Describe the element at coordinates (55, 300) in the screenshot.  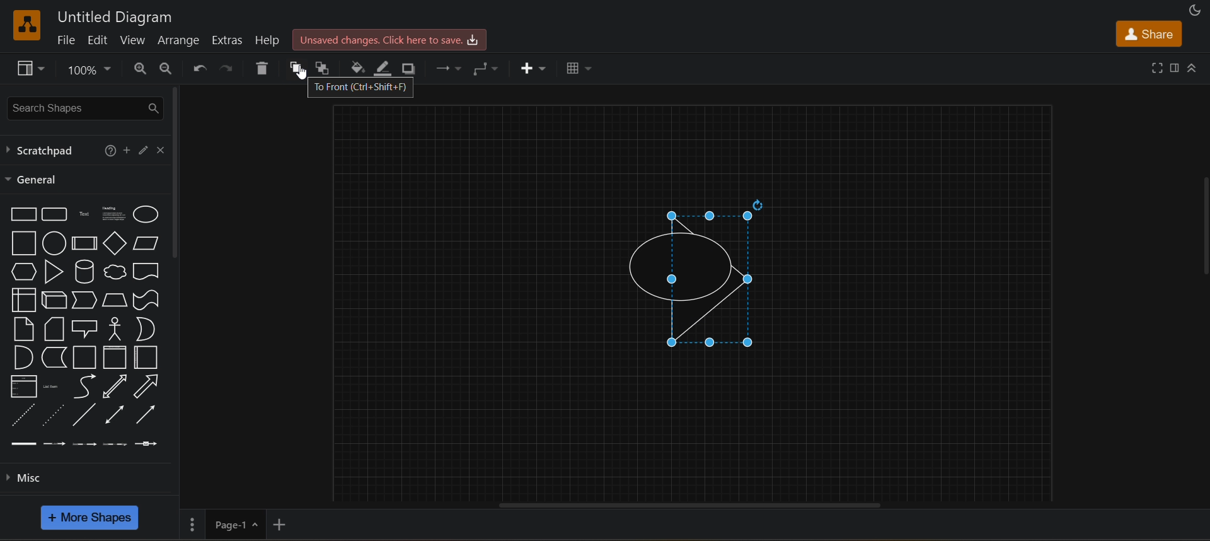
I see `cube` at that location.